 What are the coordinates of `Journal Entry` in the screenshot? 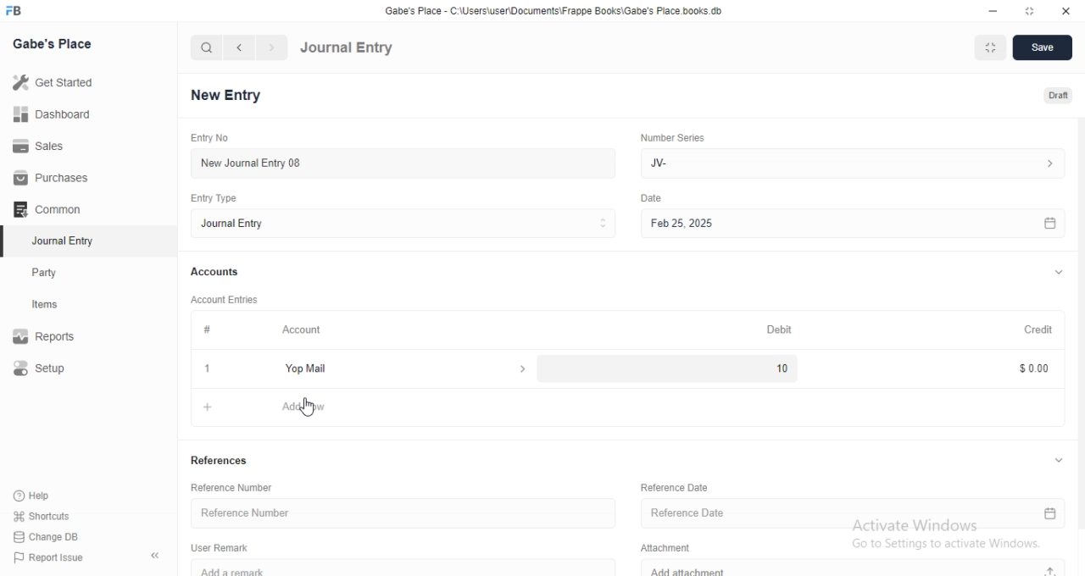 It's located at (348, 48).